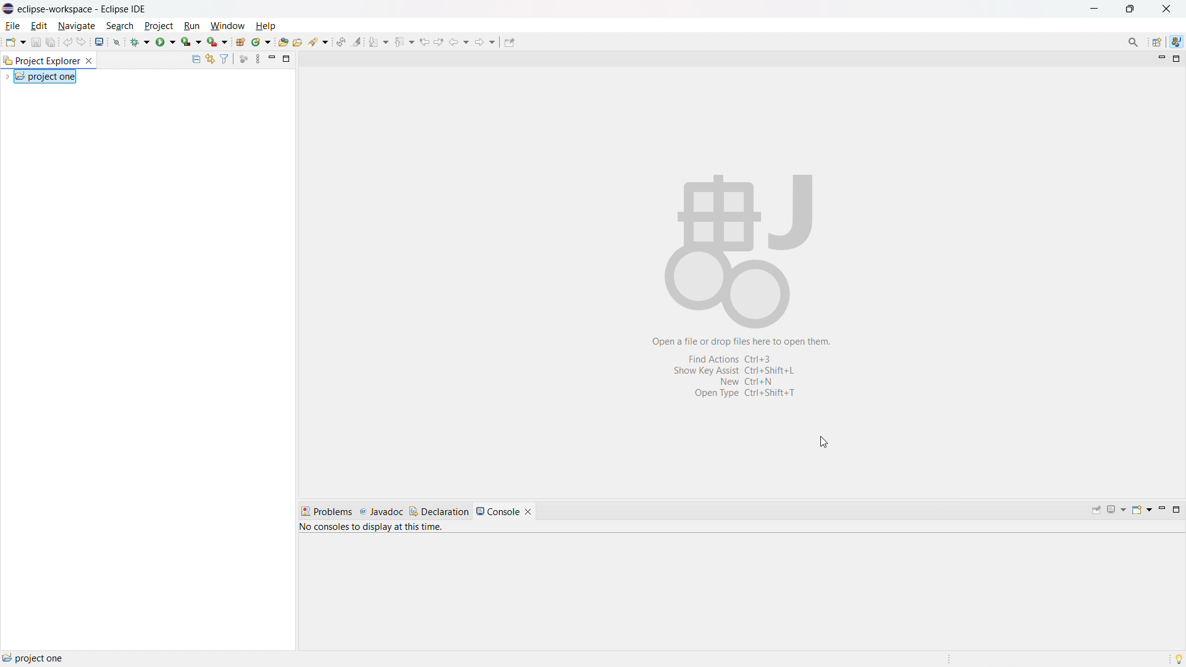 The height and width of the screenshot is (667, 1186). Describe the element at coordinates (1093, 9) in the screenshot. I see `maximize` at that location.